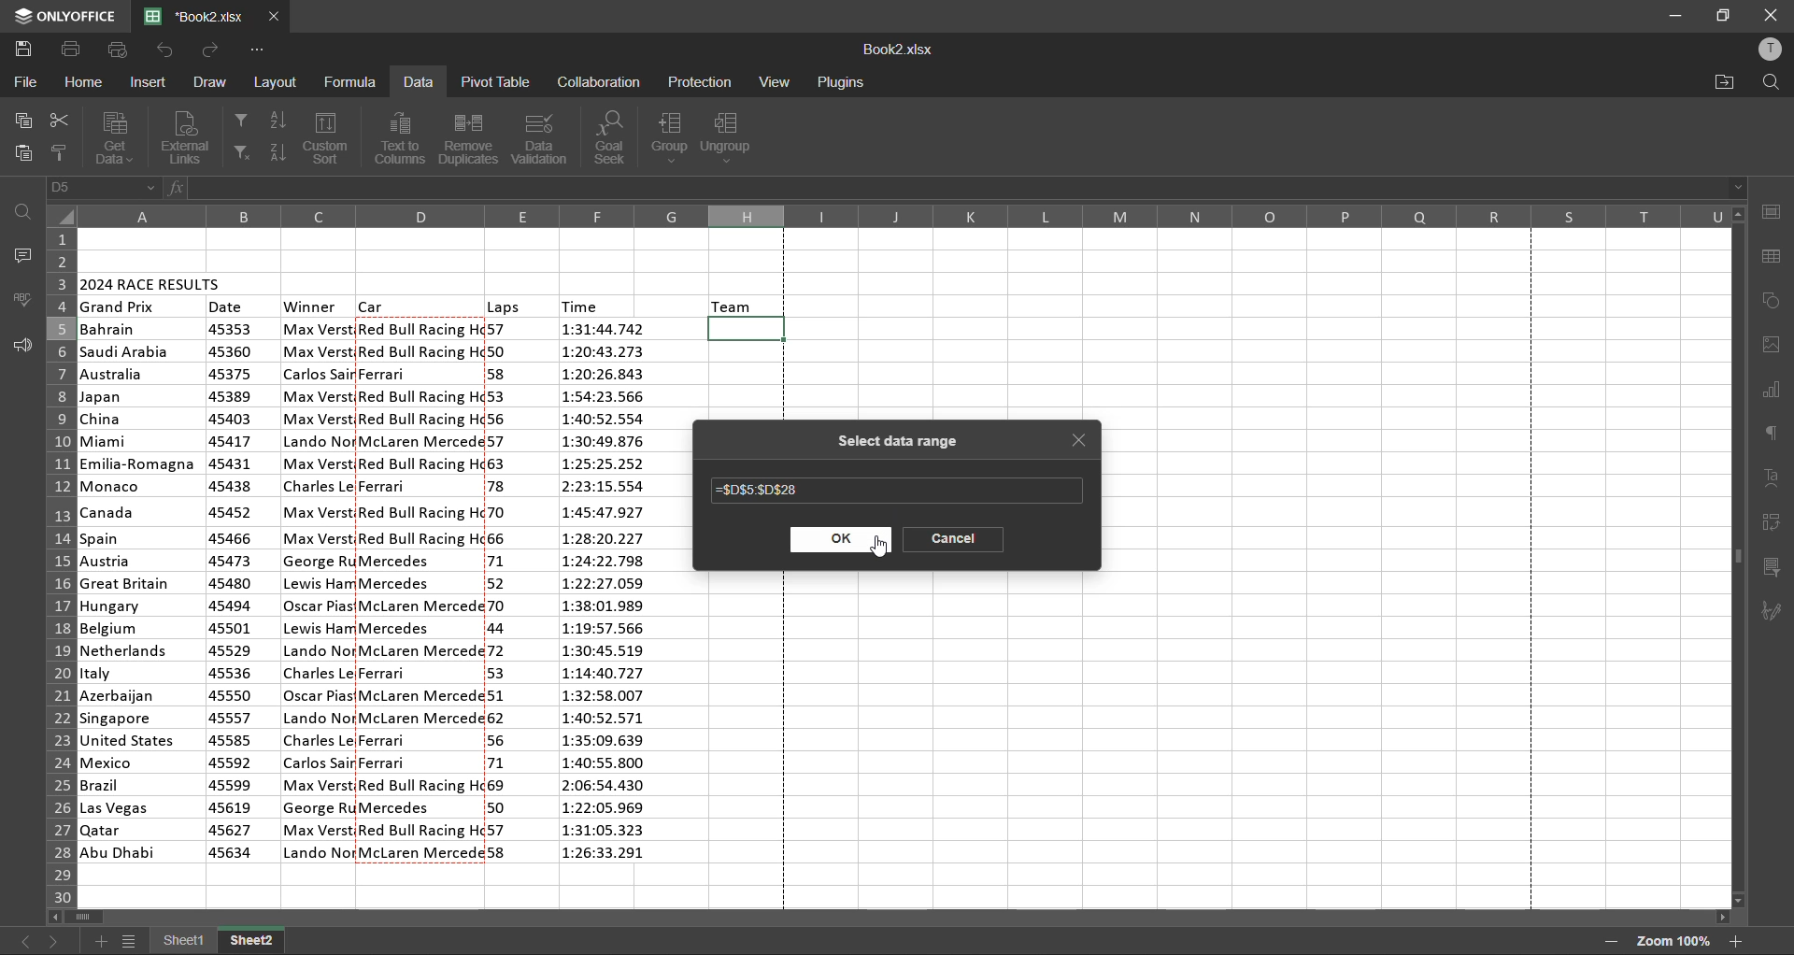 The height and width of the screenshot is (955, 1794). Describe the element at coordinates (749, 329) in the screenshot. I see `selected cell` at that location.